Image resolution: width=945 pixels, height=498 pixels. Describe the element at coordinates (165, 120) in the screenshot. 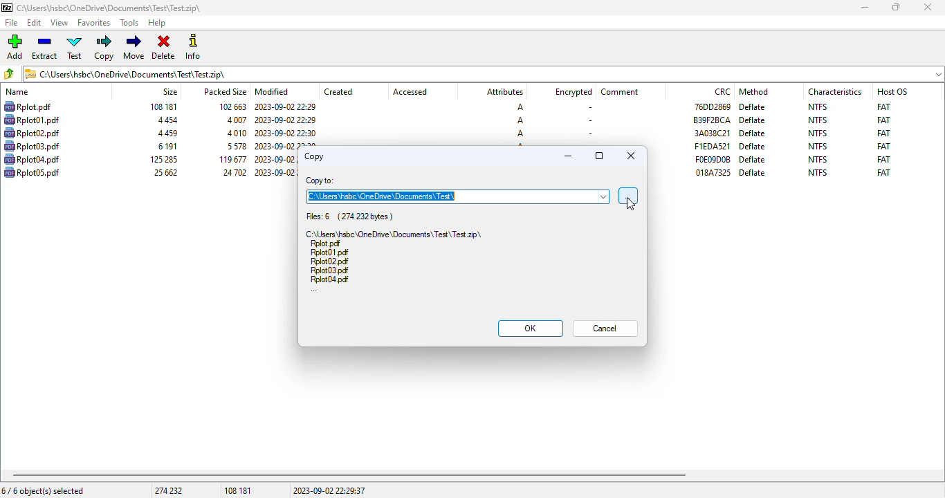

I see `size` at that location.